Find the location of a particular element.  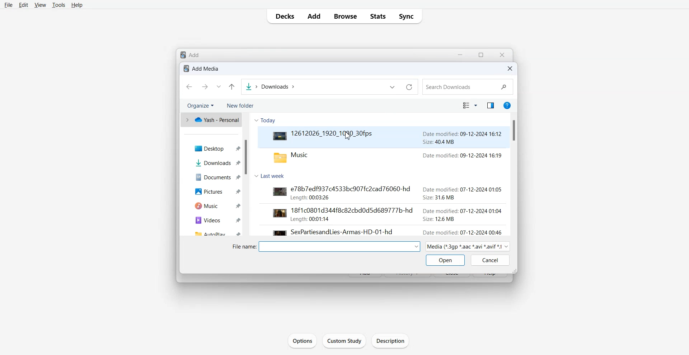

Desktop is located at coordinates (214, 147).